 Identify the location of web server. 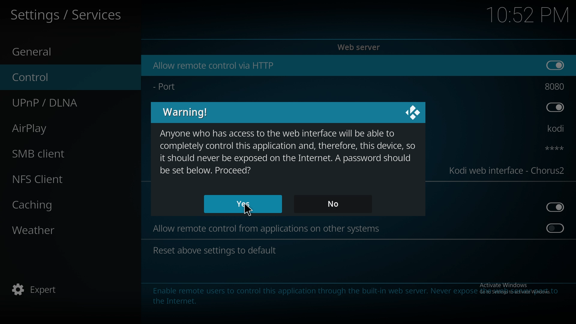
(361, 47).